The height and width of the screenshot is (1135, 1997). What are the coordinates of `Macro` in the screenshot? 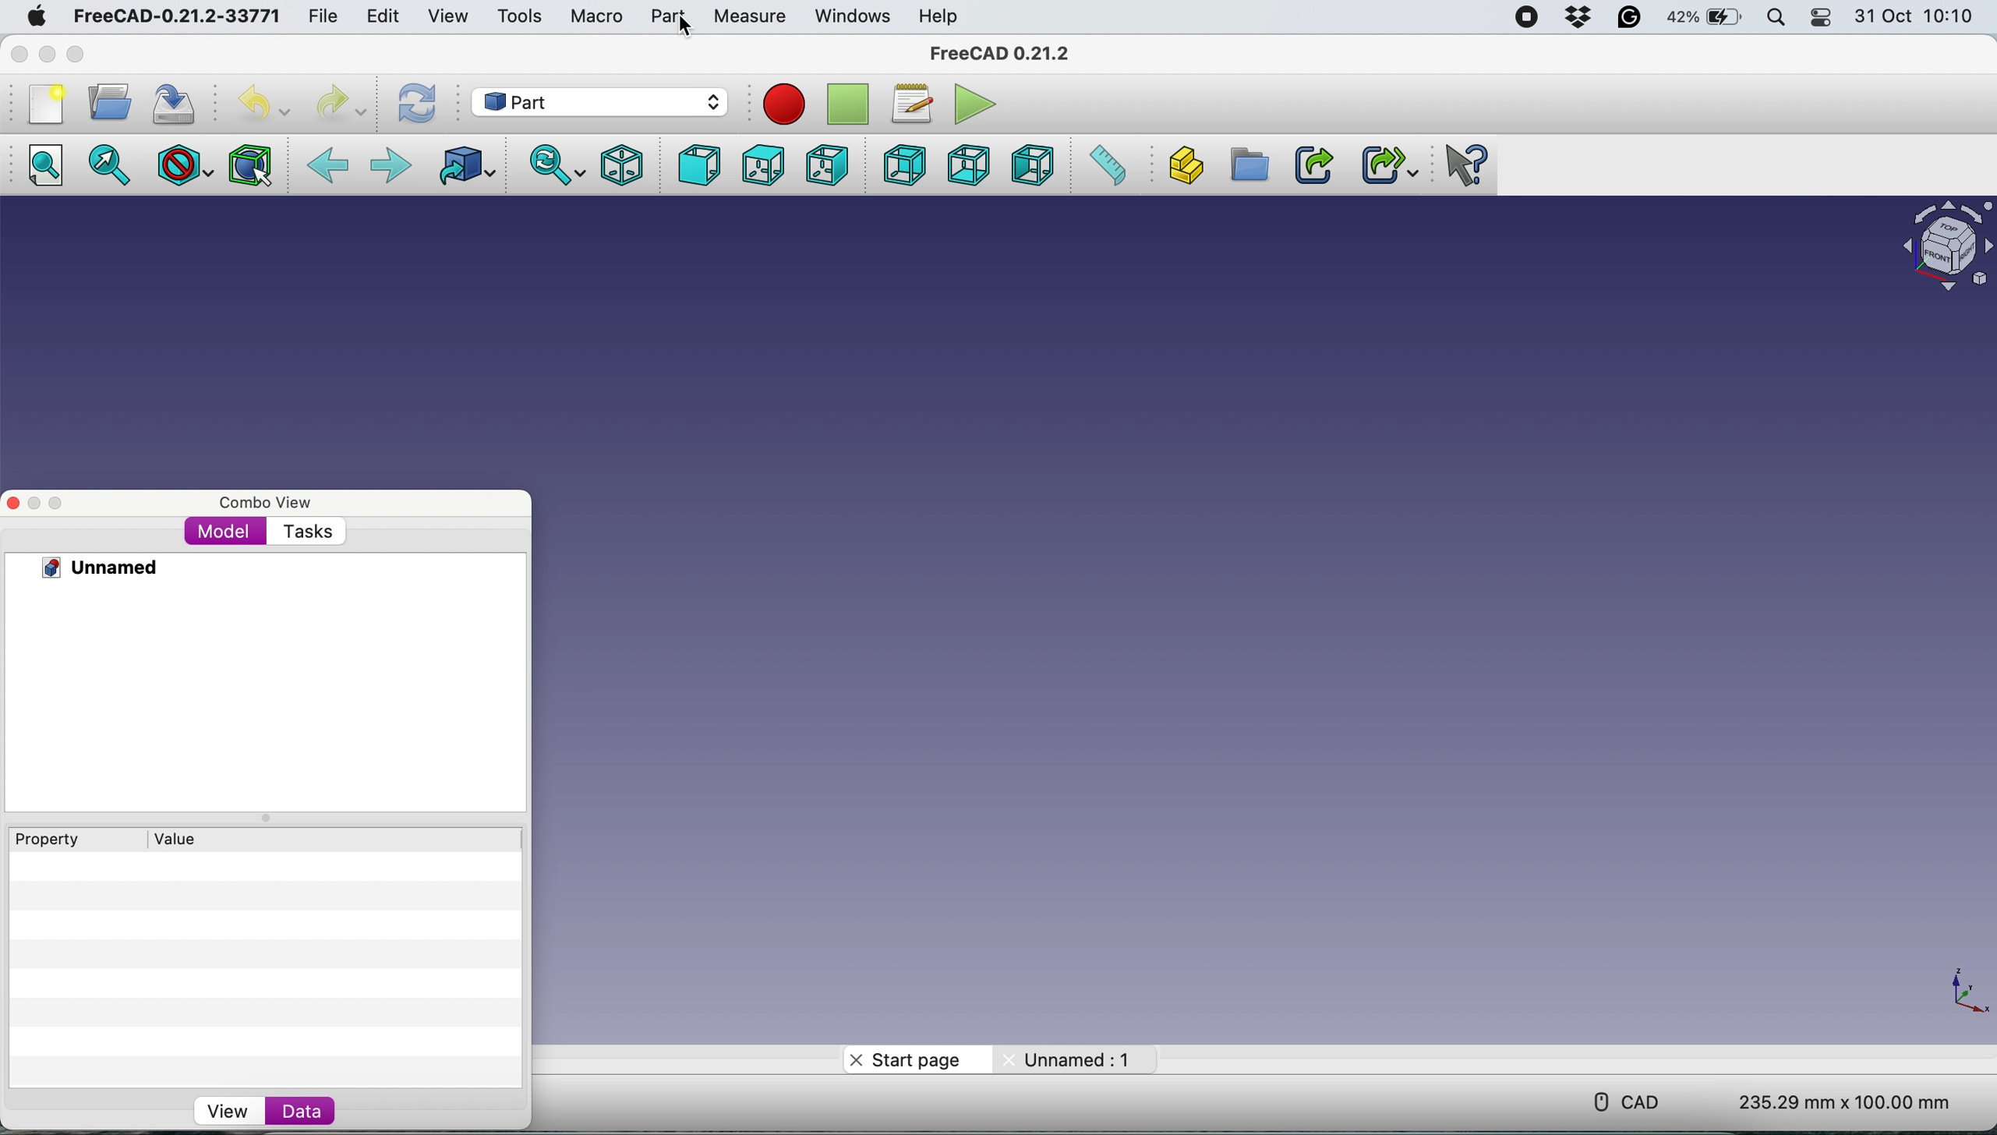 It's located at (600, 15).